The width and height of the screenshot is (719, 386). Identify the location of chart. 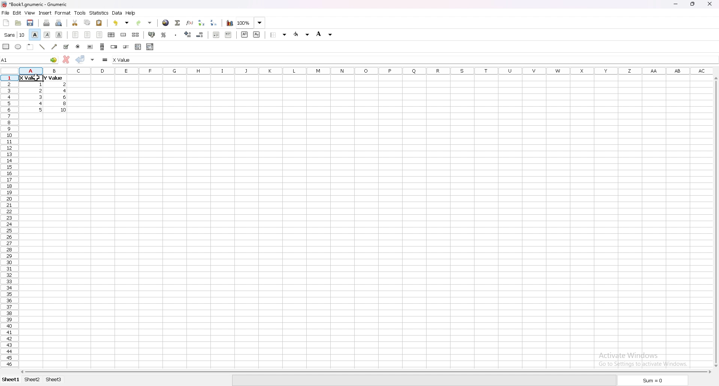
(230, 23).